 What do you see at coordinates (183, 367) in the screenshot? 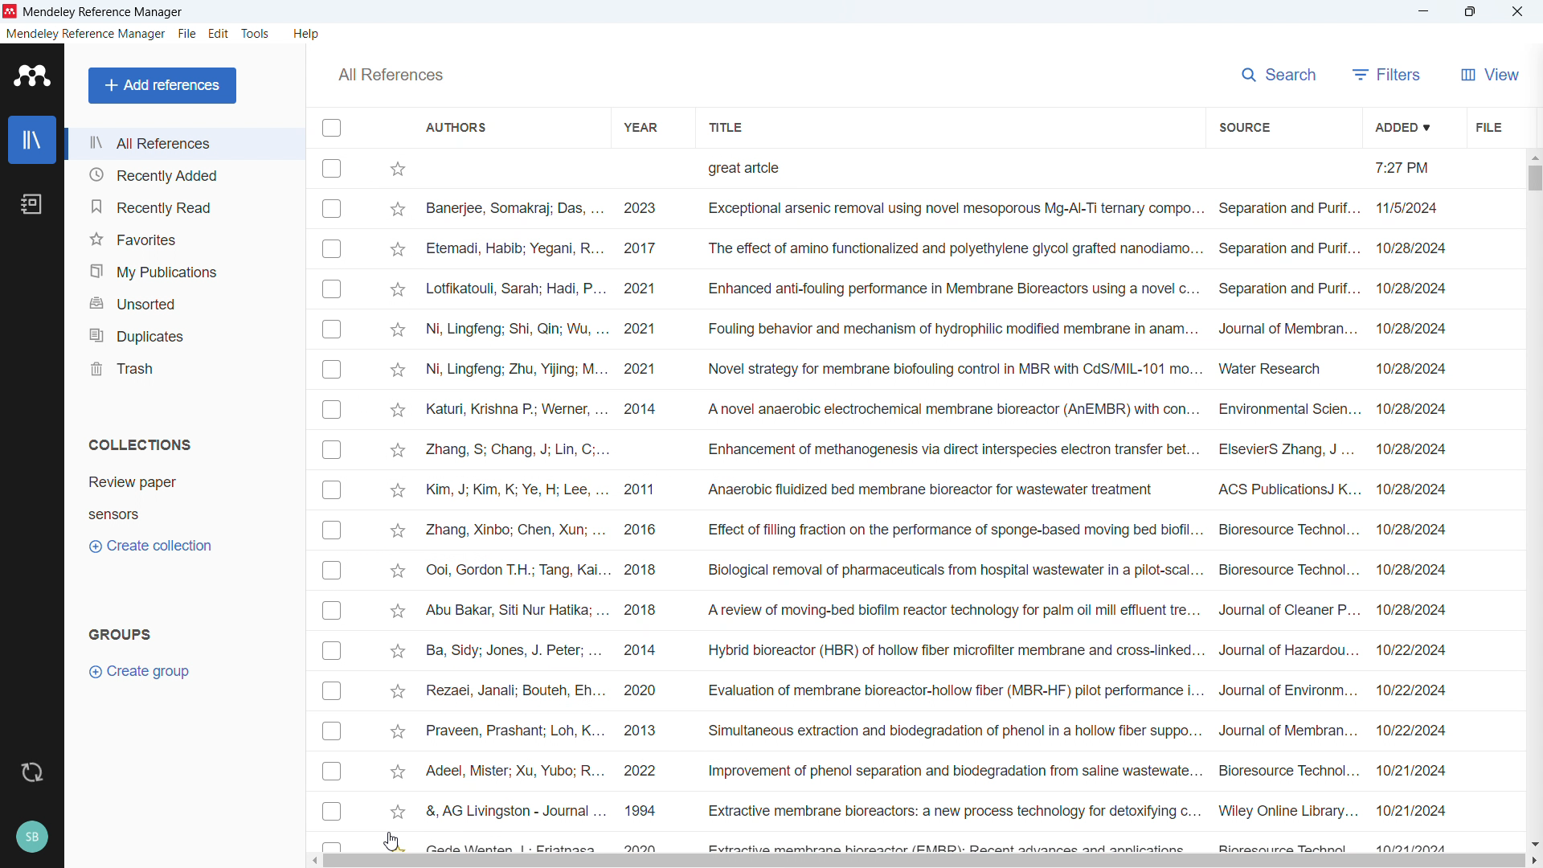
I see `Trash ` at bounding box center [183, 367].